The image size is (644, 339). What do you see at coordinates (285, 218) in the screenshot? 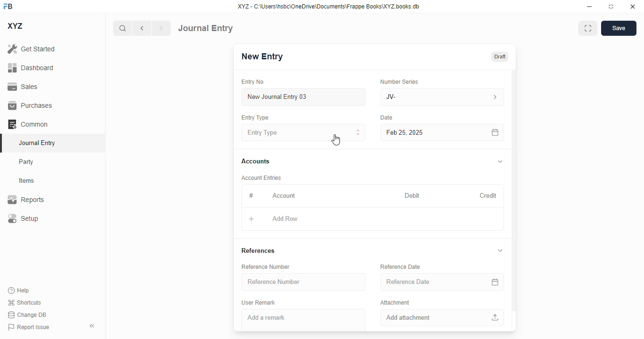
I see `add row` at bounding box center [285, 218].